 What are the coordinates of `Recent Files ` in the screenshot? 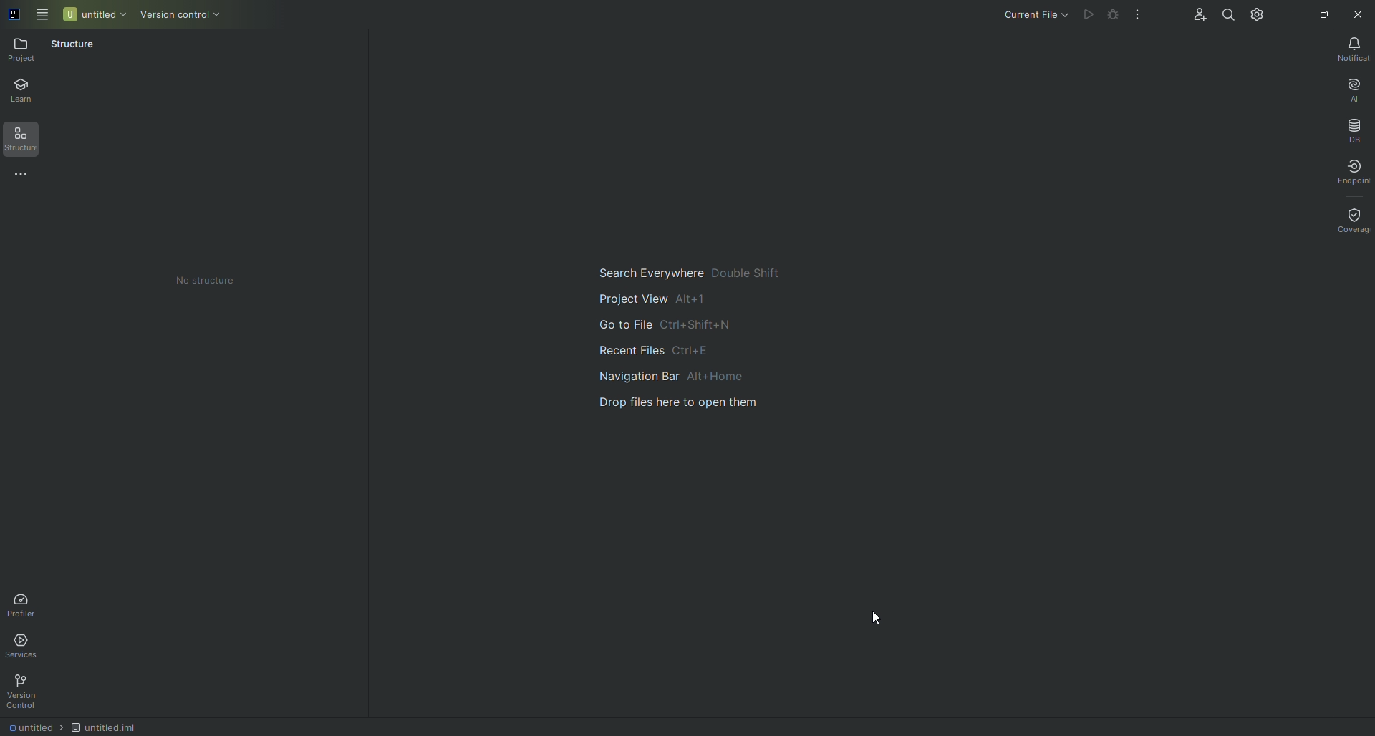 It's located at (650, 349).